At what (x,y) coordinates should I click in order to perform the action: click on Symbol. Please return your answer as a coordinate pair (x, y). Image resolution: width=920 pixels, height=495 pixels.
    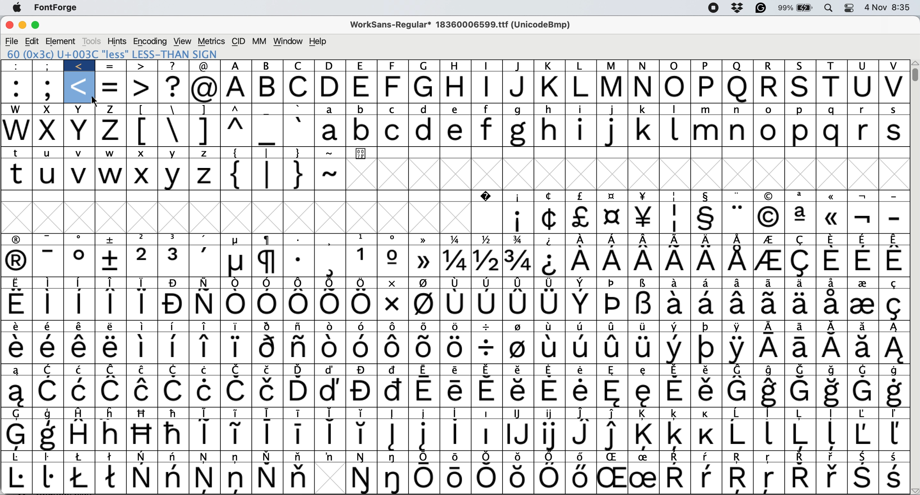
    Looking at the image, I should click on (644, 392).